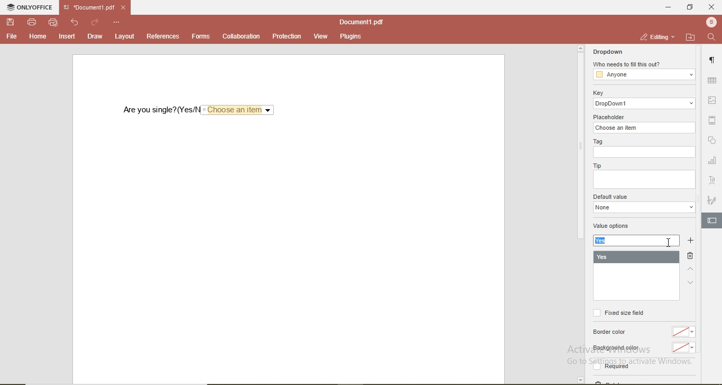  I want to click on are you single? (Yes/No), so click(161, 110).